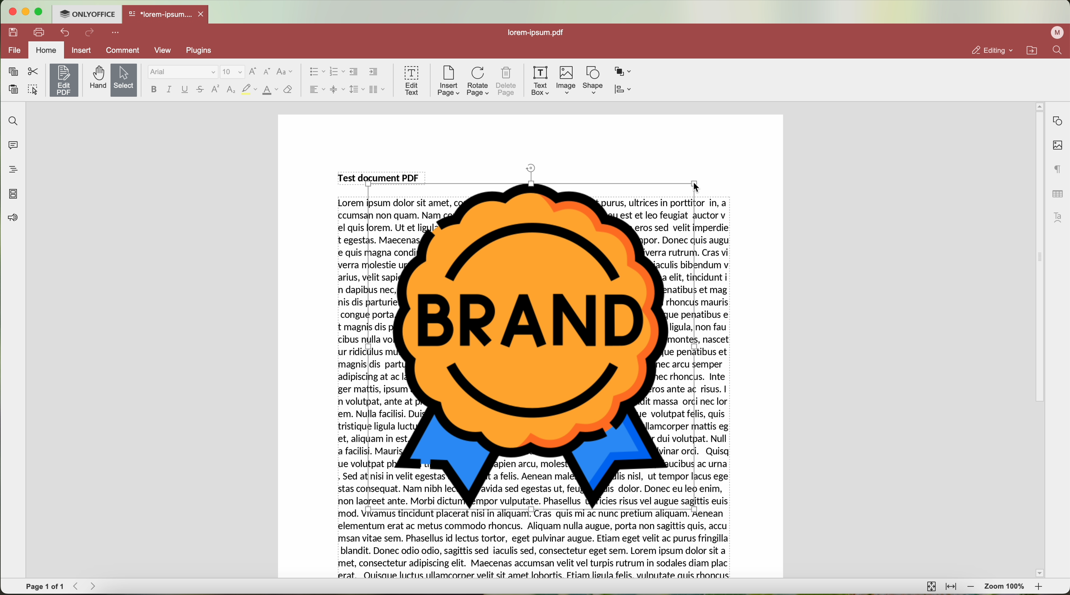  Describe the element at coordinates (13, 90) in the screenshot. I see `paste` at that location.